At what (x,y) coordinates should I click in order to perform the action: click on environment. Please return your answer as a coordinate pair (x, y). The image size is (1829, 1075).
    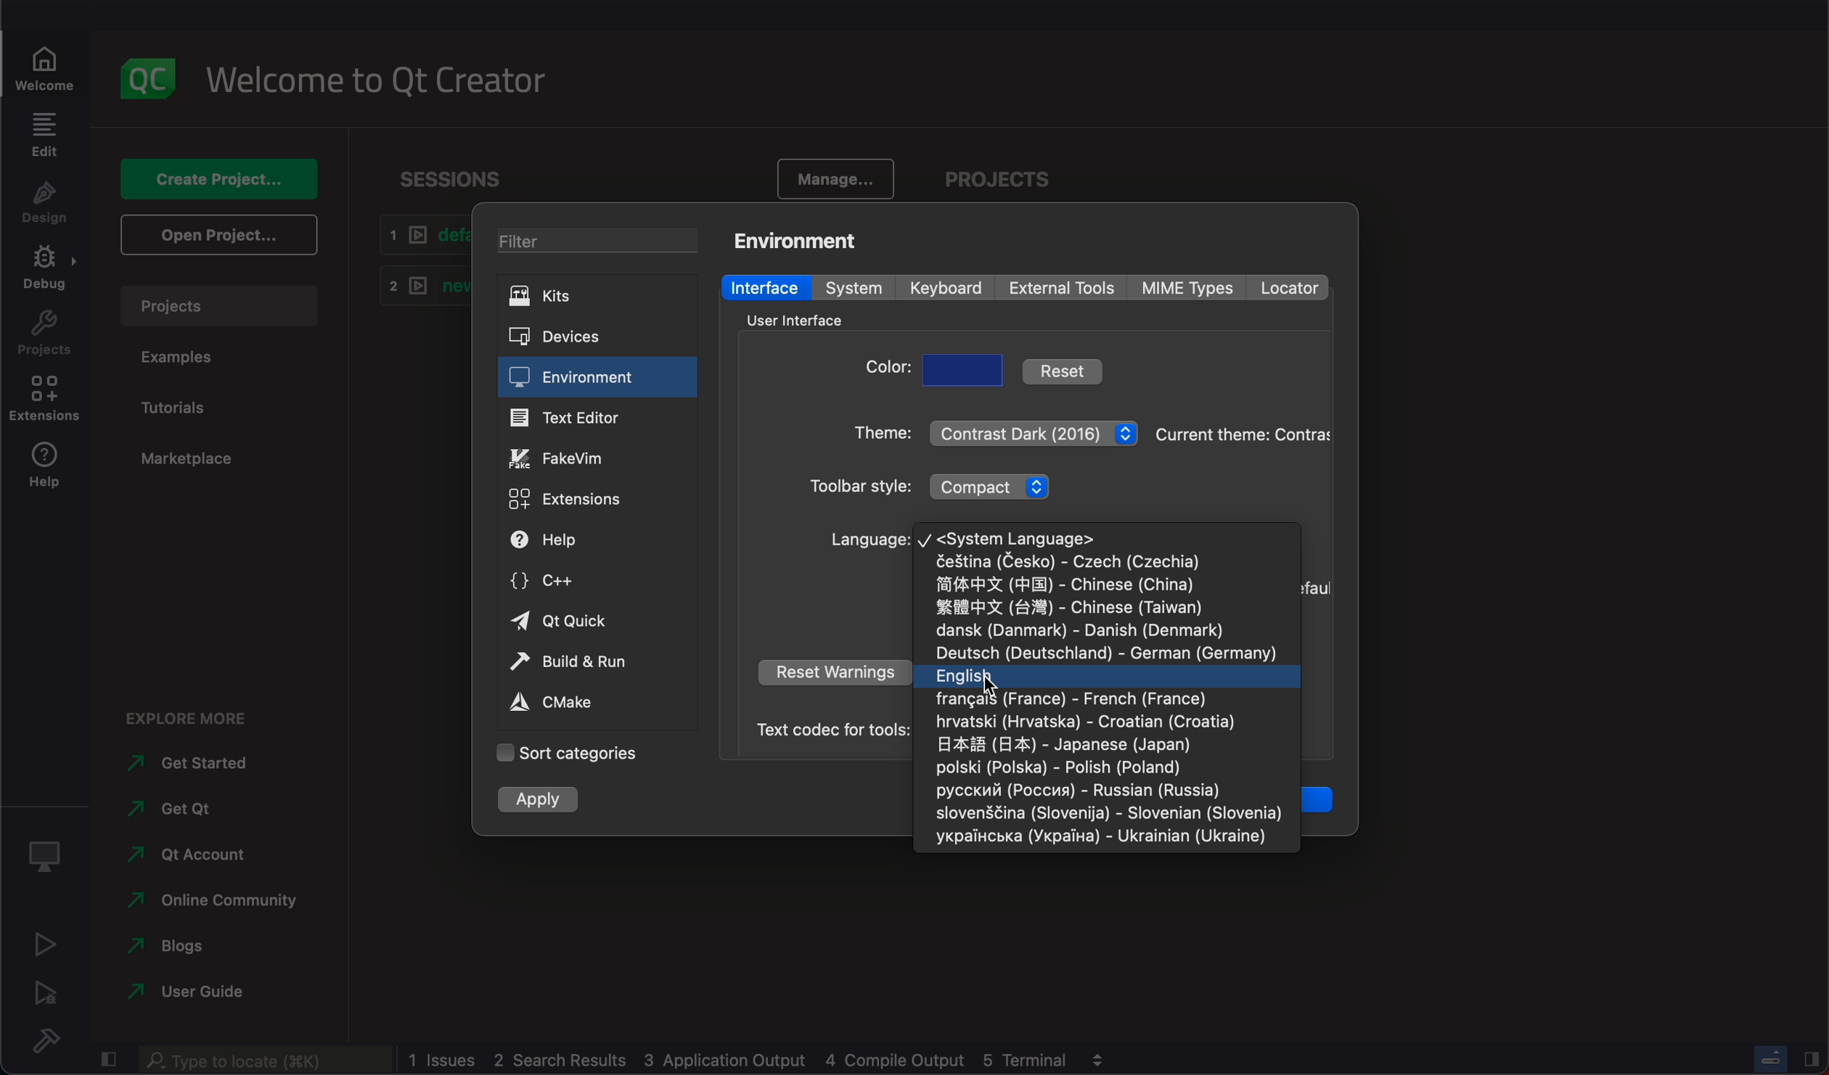
    Looking at the image, I should click on (797, 241).